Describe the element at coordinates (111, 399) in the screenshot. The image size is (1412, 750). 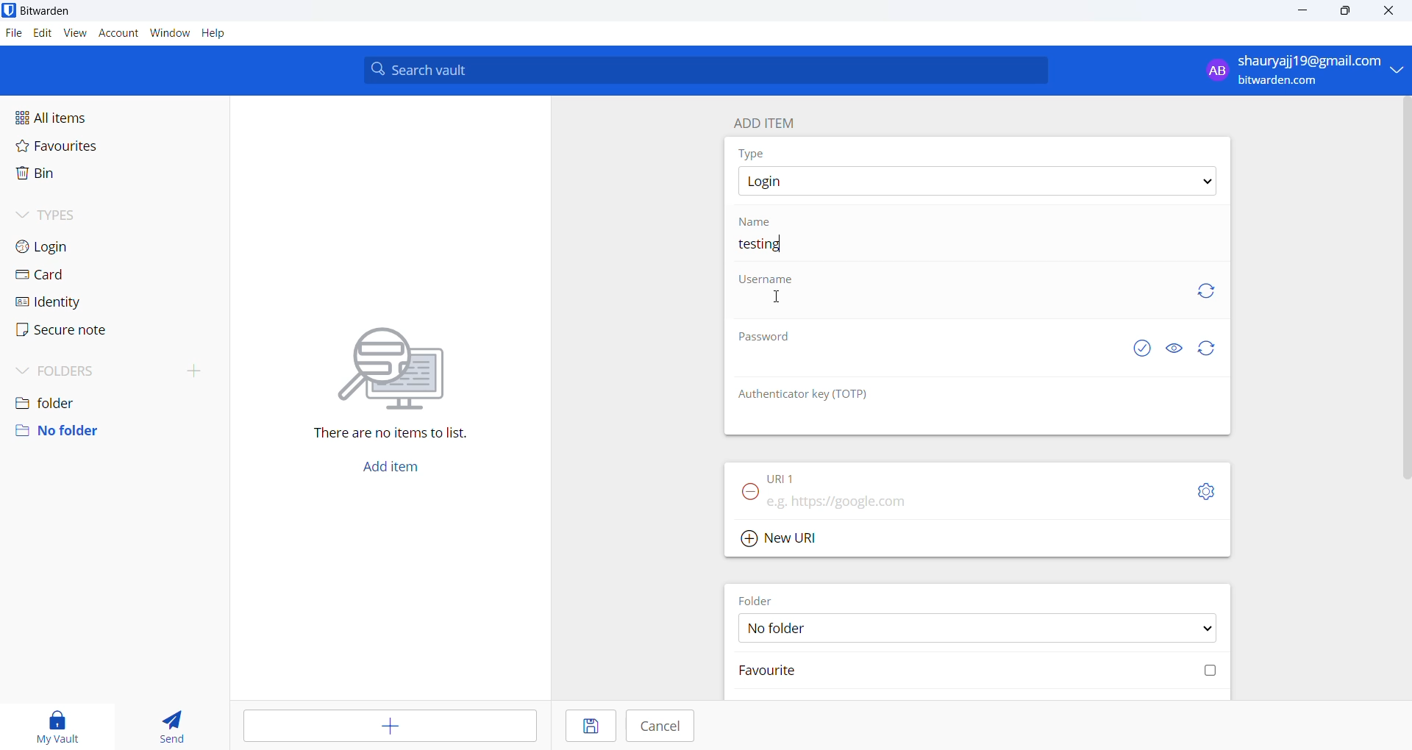
I see `folder` at that location.